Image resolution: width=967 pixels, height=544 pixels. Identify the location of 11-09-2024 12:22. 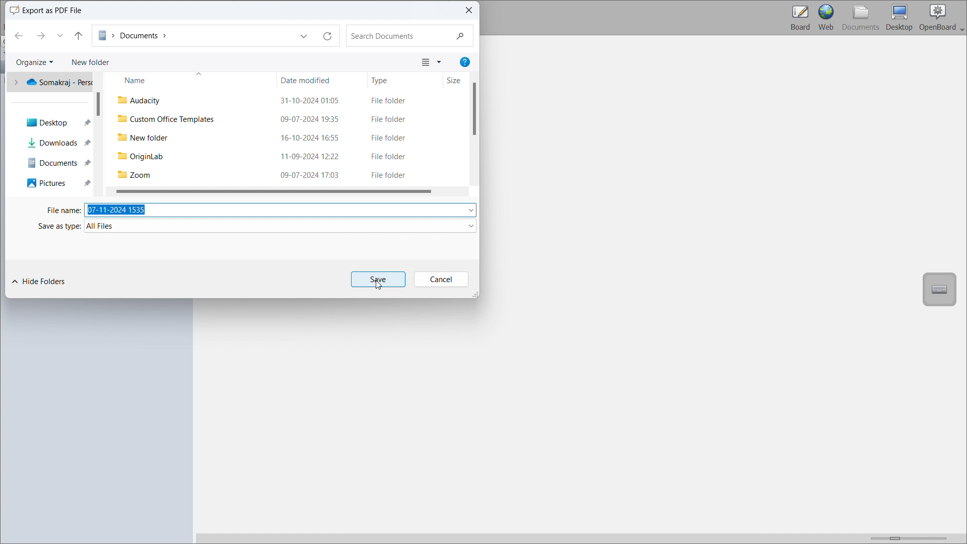
(315, 158).